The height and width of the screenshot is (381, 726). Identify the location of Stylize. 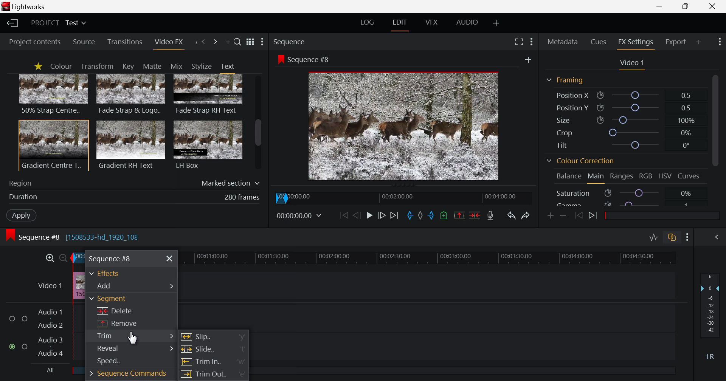
(202, 66).